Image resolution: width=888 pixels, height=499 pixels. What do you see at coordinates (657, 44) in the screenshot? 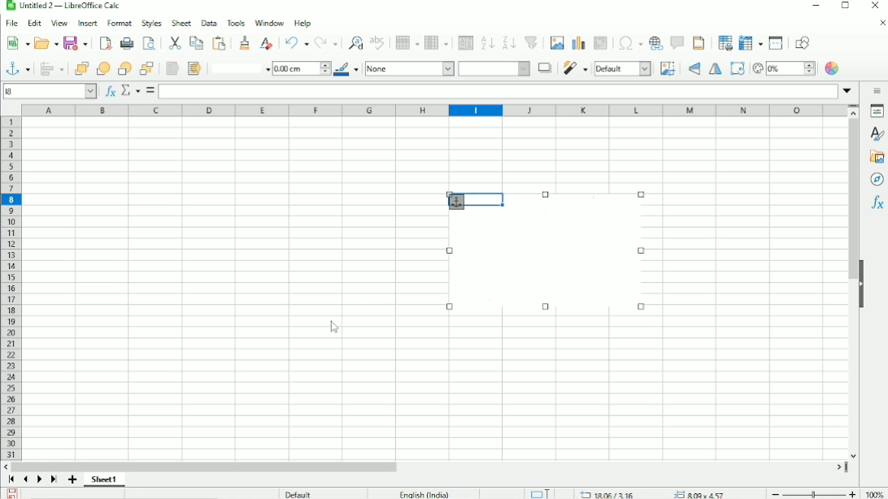
I see `Insert hyperlink` at bounding box center [657, 44].